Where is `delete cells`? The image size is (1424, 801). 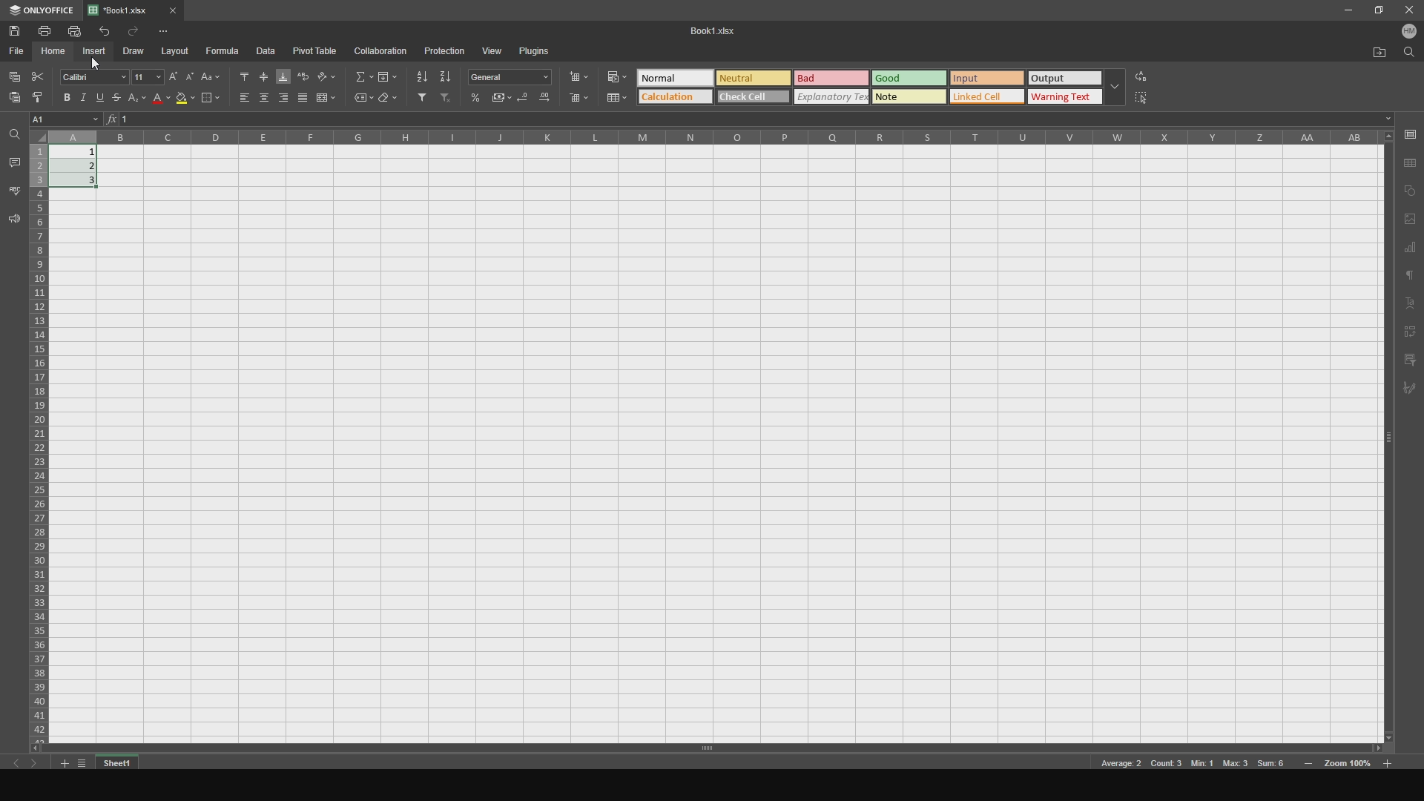 delete cells is located at coordinates (579, 99).